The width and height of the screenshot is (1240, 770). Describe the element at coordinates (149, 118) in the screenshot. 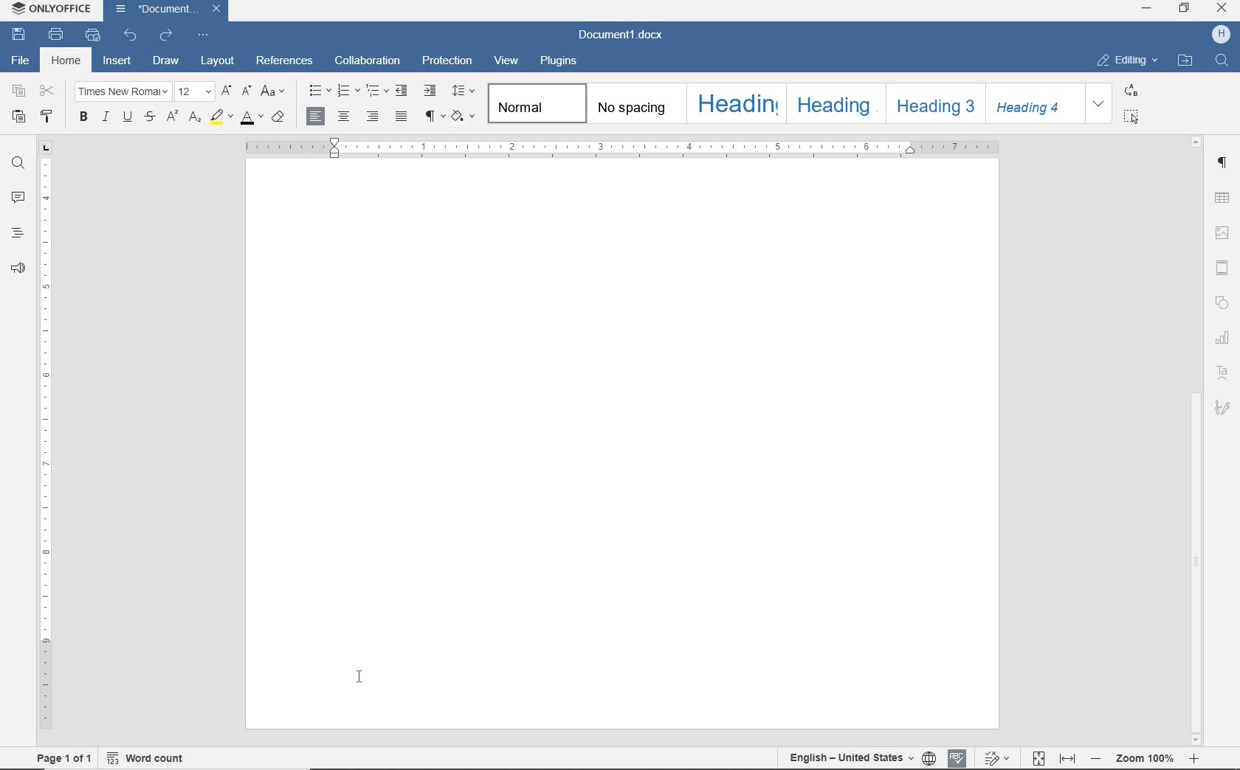

I see `STRIKETHROUGH` at that location.